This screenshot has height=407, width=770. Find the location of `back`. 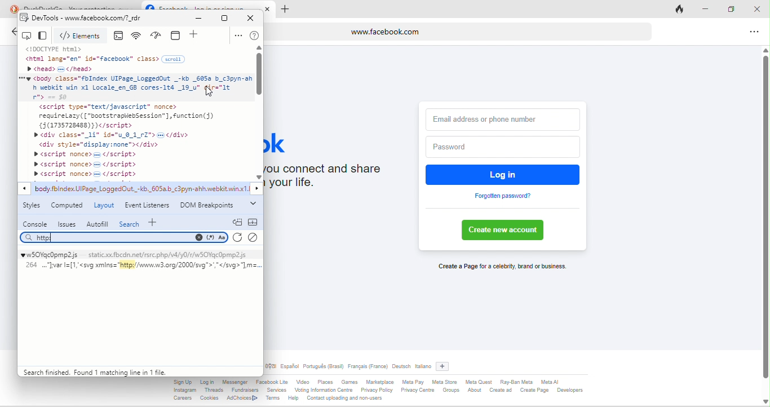

back is located at coordinates (12, 33).